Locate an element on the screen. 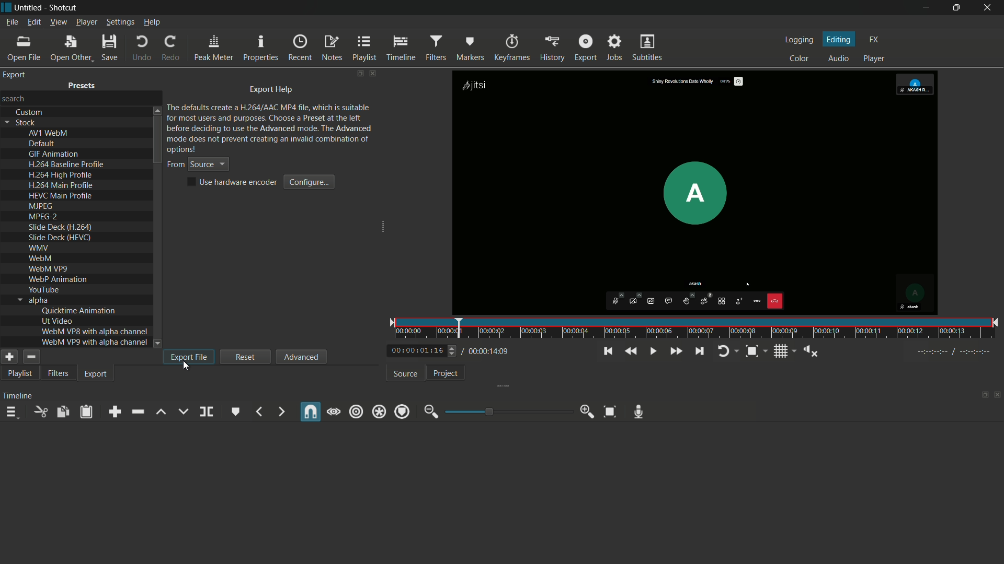  help menu is located at coordinates (153, 23).